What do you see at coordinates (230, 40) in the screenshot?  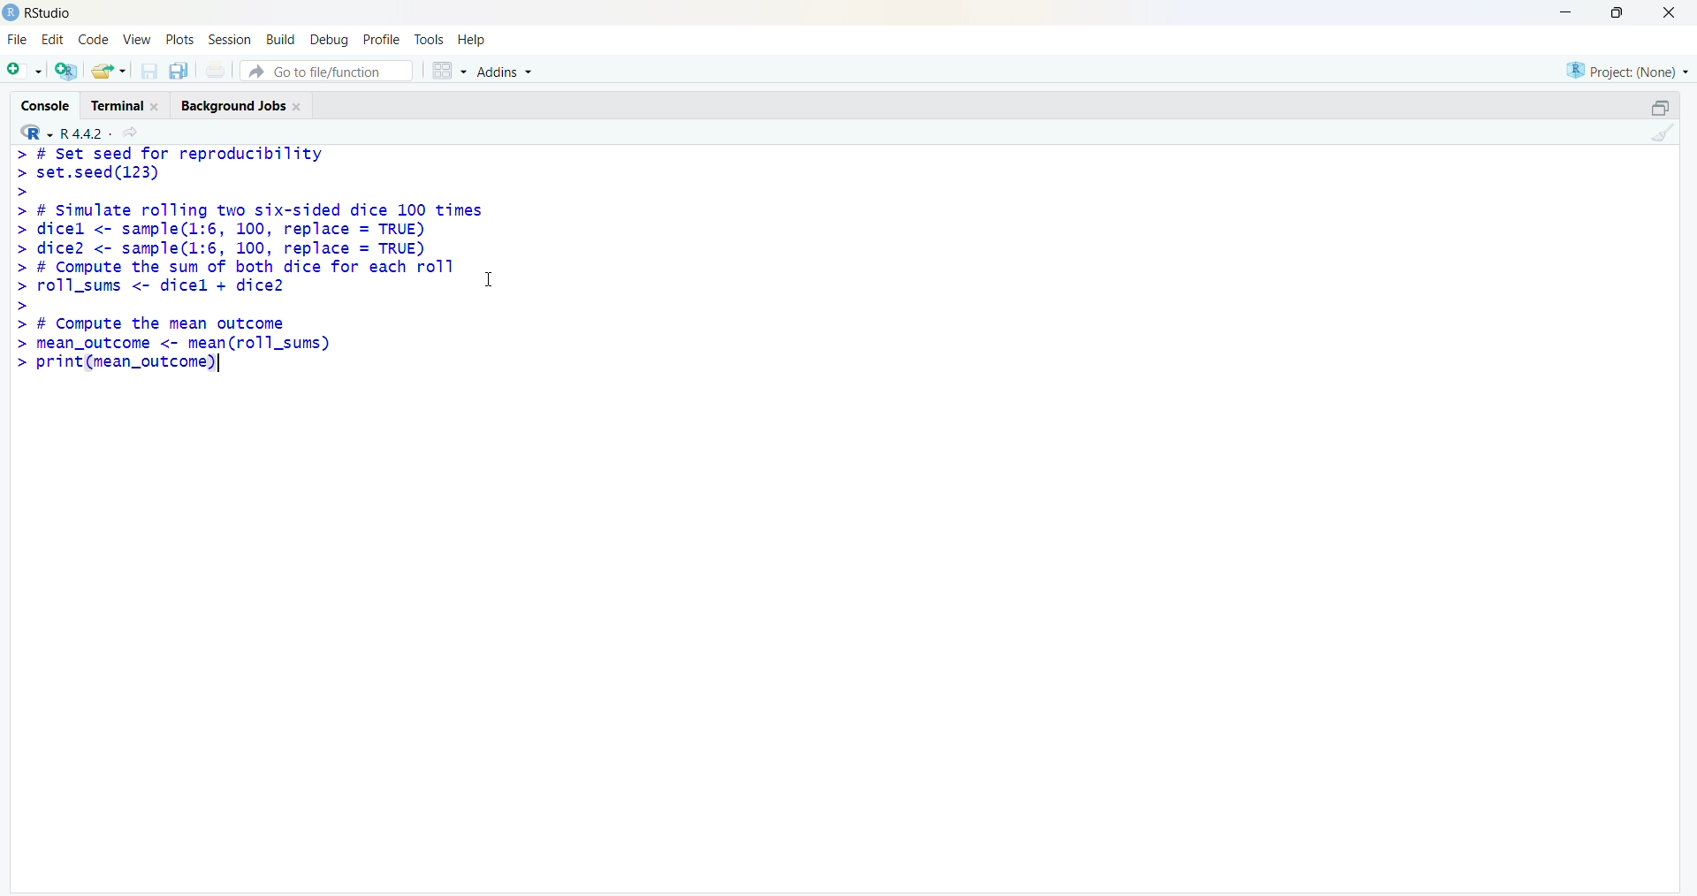 I see `session` at bounding box center [230, 40].